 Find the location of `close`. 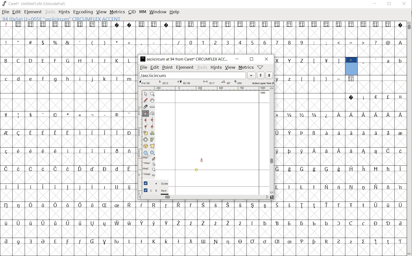

close is located at coordinates (266, 59).